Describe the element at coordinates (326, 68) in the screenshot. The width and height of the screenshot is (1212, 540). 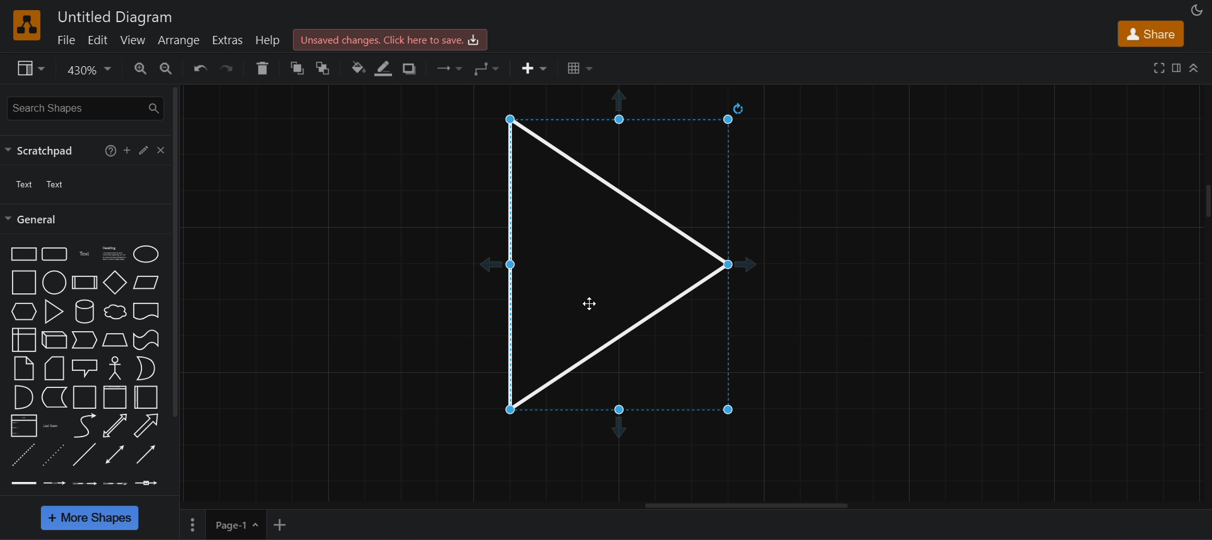
I see `To back` at that location.